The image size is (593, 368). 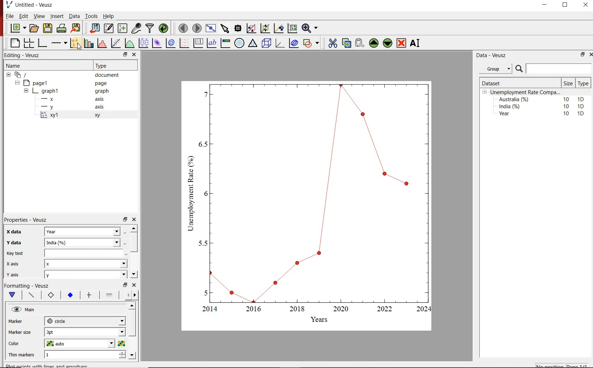 I want to click on minimise, so click(x=125, y=219).